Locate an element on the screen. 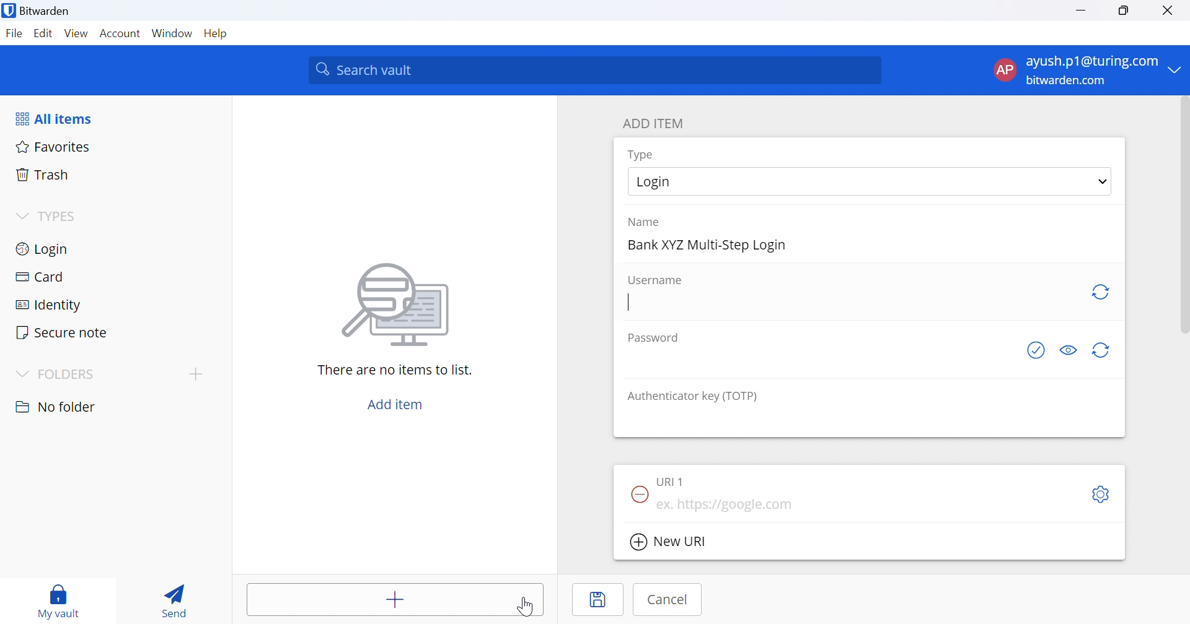 The height and width of the screenshot is (624, 1190). Trash is located at coordinates (43, 174).